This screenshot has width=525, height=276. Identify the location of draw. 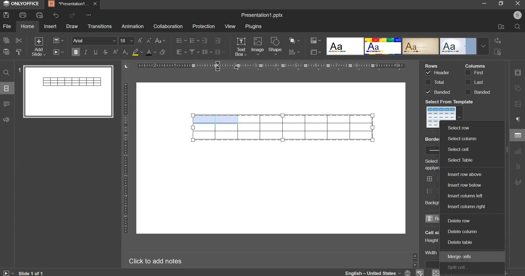
(72, 26).